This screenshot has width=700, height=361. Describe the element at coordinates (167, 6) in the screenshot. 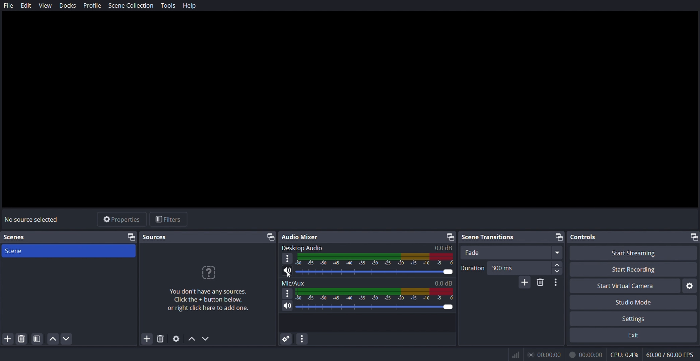

I see `tools` at that location.